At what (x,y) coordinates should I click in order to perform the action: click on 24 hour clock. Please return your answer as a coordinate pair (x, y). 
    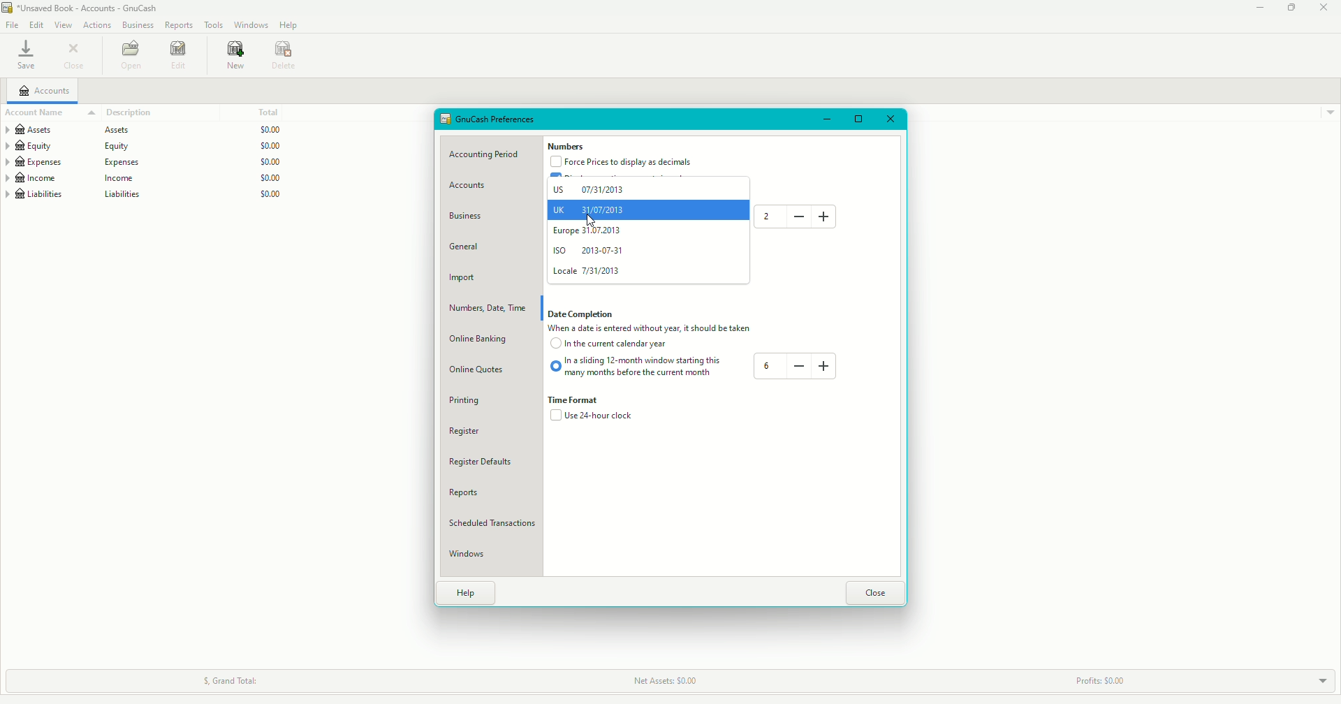
    Looking at the image, I should click on (592, 418).